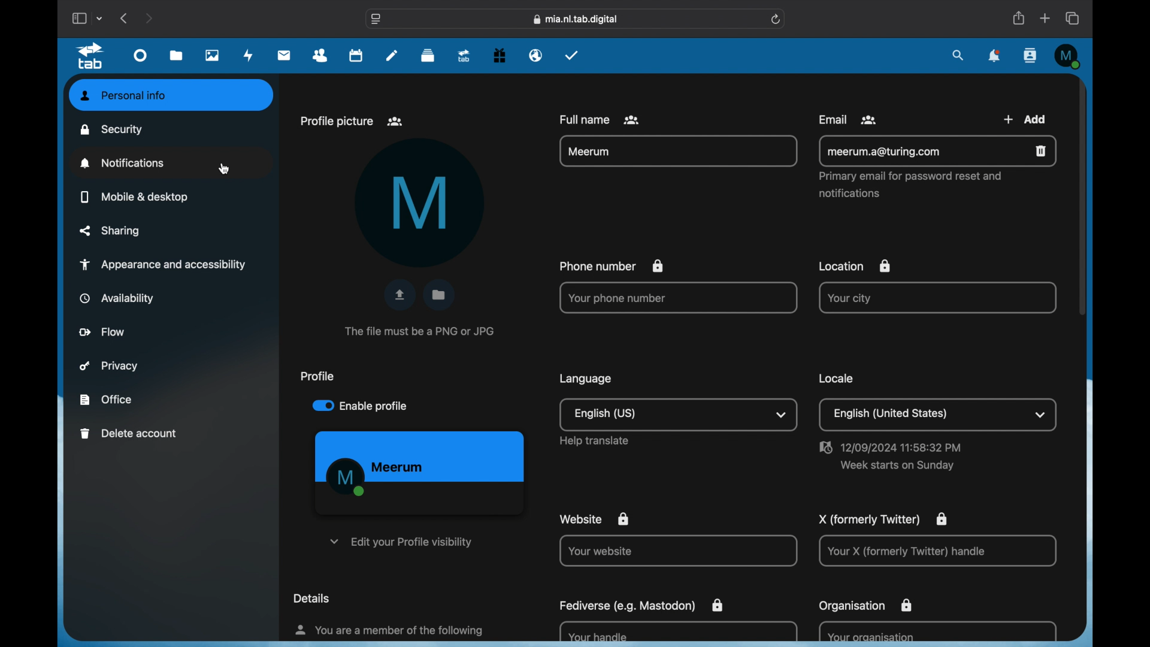  Describe the element at coordinates (428, 56) in the screenshot. I see `deck` at that location.